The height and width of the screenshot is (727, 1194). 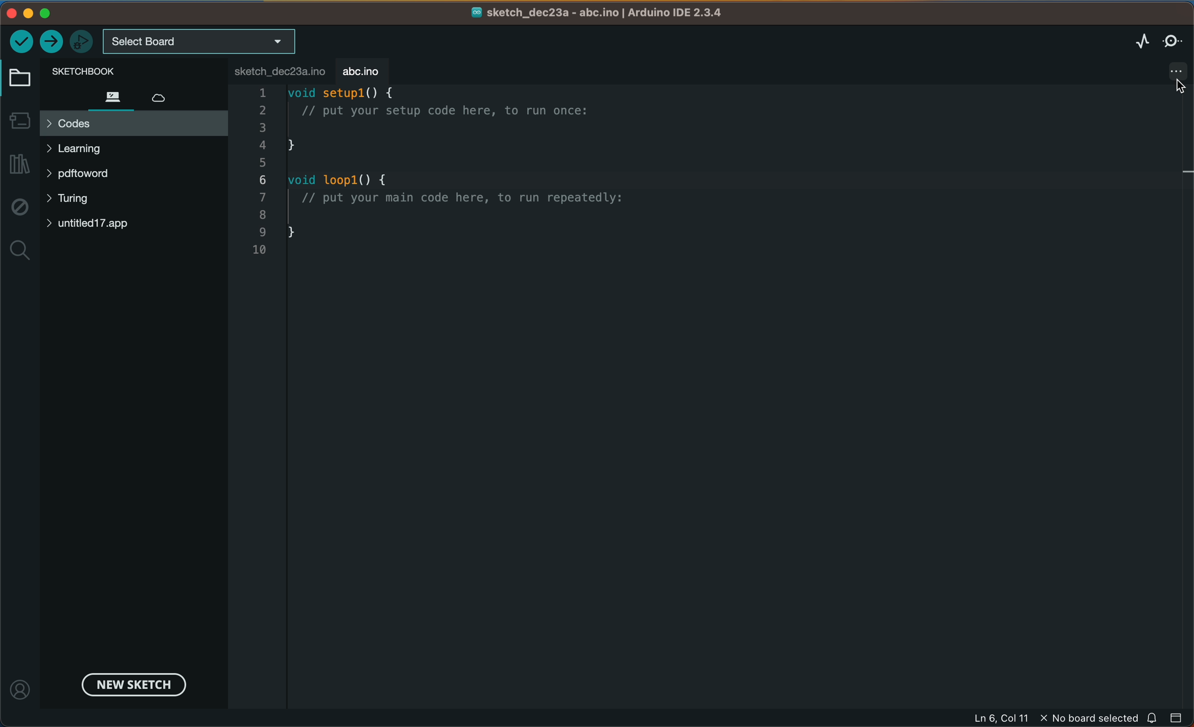 I want to click on verify, so click(x=23, y=42).